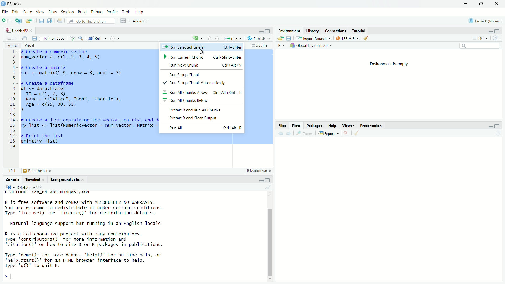 The image size is (505, 284). I want to click on R Markdown +, so click(260, 171).